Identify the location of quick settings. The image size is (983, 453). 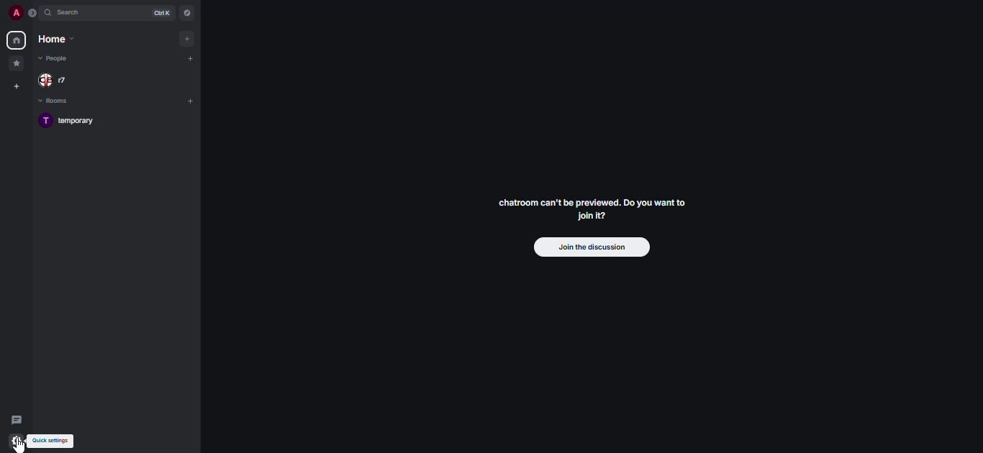
(19, 440).